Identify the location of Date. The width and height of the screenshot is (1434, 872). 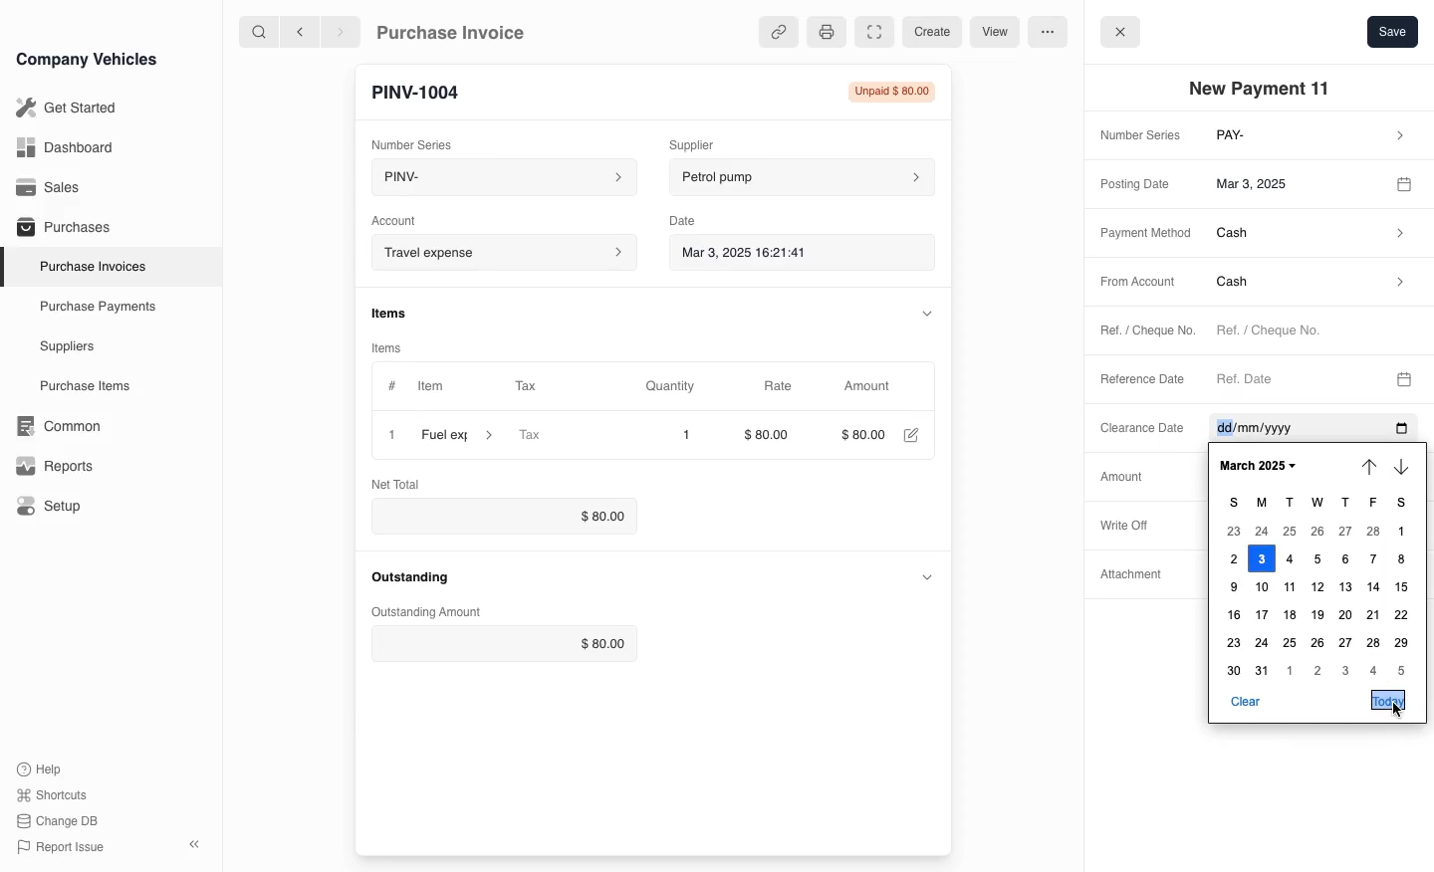
(692, 217).